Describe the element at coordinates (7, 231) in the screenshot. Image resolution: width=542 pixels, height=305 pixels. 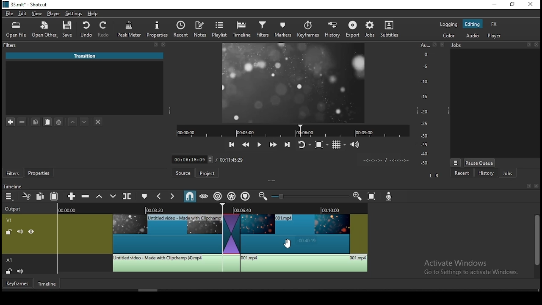
I see `*un)lock` at that location.